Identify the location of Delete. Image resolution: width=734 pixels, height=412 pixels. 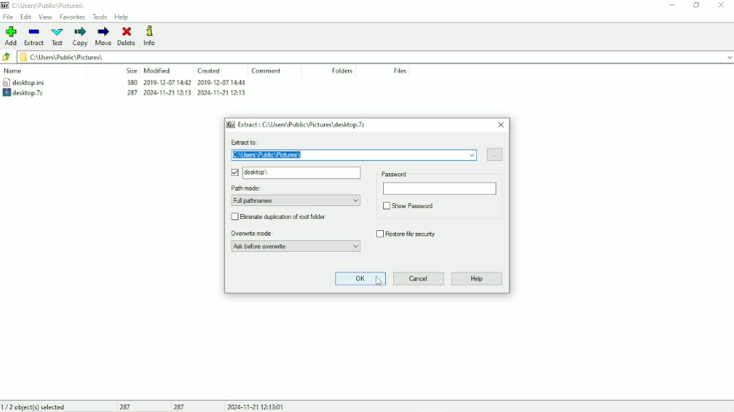
(126, 36).